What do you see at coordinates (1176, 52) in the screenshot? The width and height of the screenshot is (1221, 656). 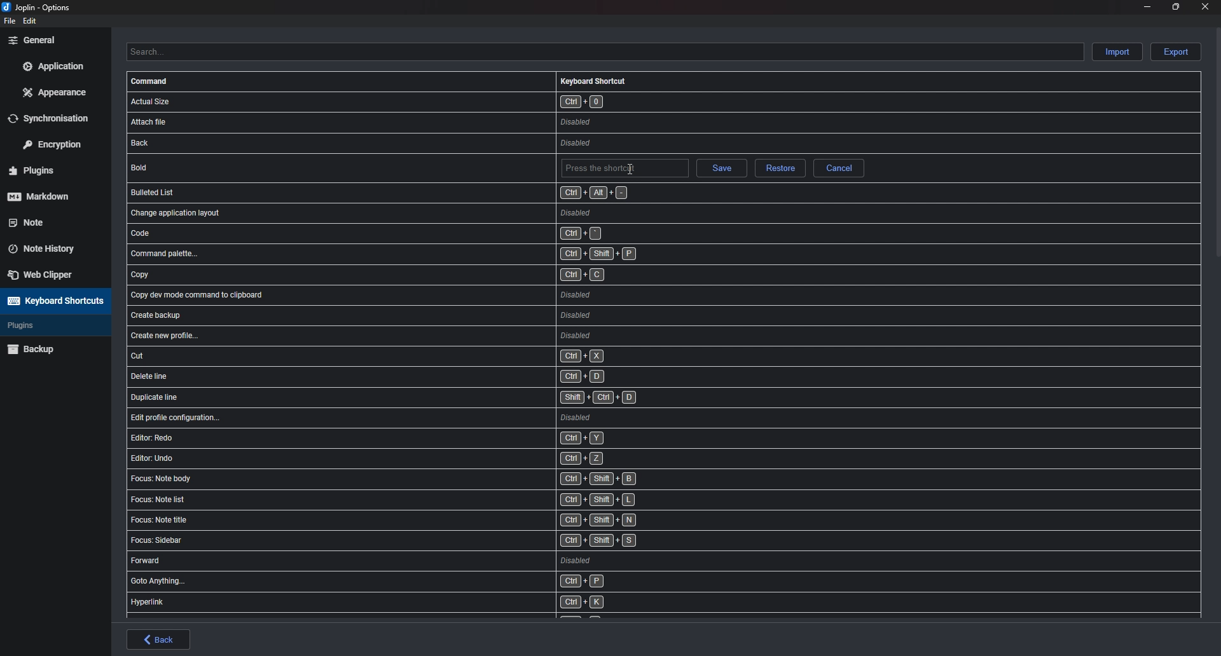 I see `Export` at bounding box center [1176, 52].